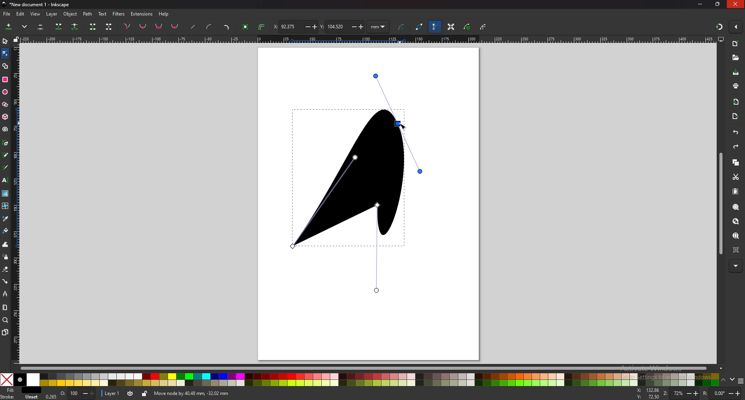 The height and width of the screenshot is (400, 745). Describe the element at coordinates (5, 193) in the screenshot. I see `gradient` at that location.